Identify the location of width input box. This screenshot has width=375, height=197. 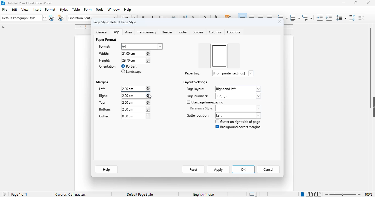
(131, 54).